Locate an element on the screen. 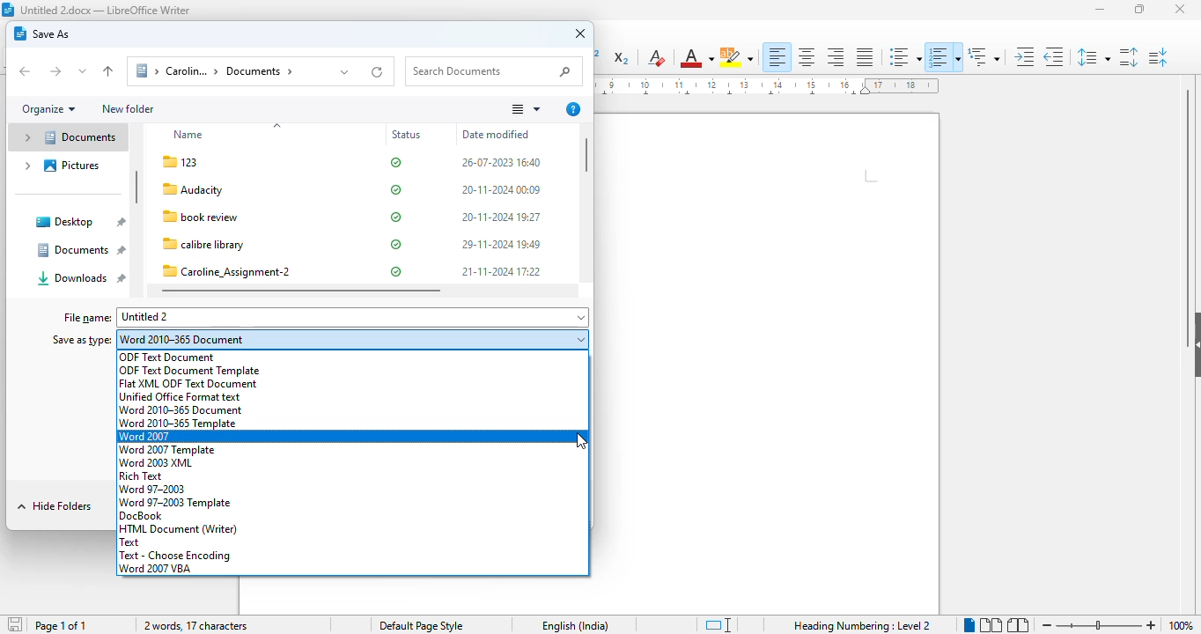 This screenshot has height=634, width=1201. heading numbering: level 2 is located at coordinates (861, 625).